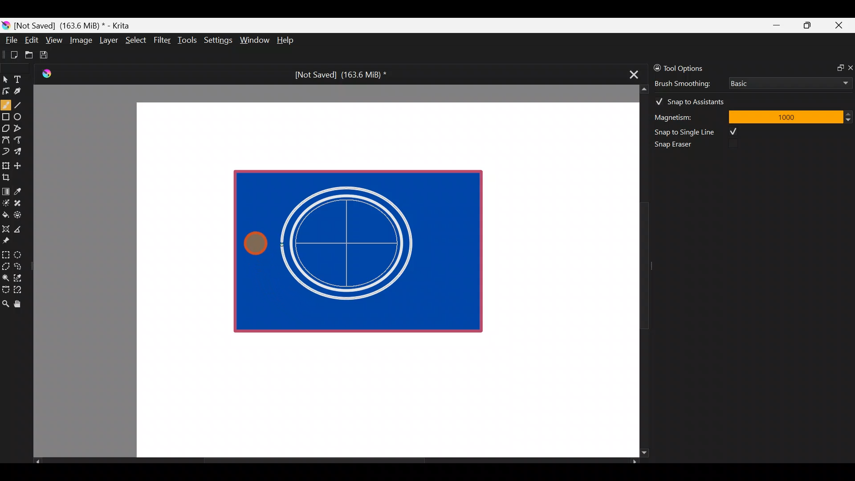  Describe the element at coordinates (353, 243) in the screenshot. I see `Concentric circle drawn on canvas` at that location.